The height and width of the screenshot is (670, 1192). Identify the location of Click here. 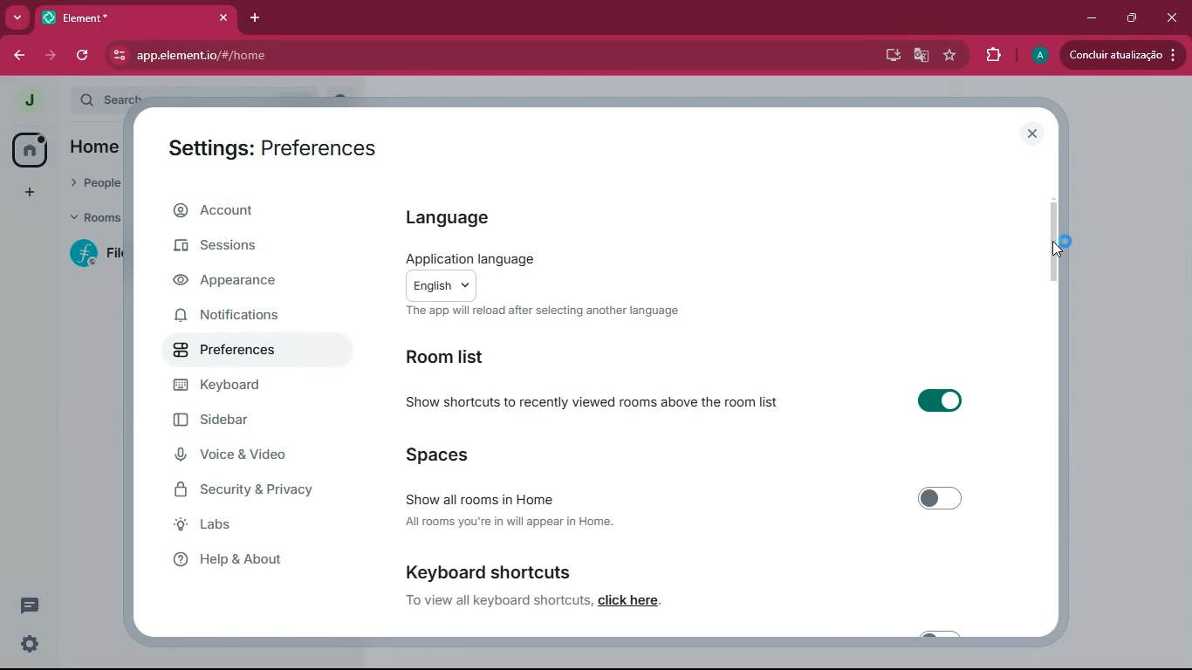
(643, 599).